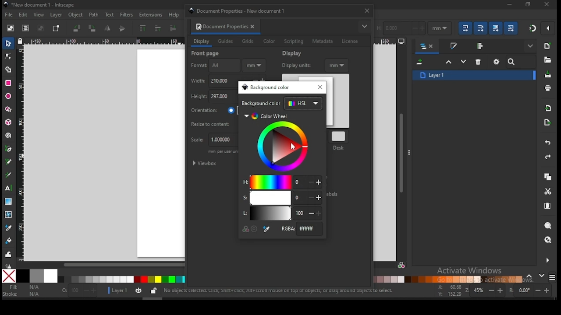 This screenshot has width=561, height=315. I want to click on scripting, so click(293, 42).